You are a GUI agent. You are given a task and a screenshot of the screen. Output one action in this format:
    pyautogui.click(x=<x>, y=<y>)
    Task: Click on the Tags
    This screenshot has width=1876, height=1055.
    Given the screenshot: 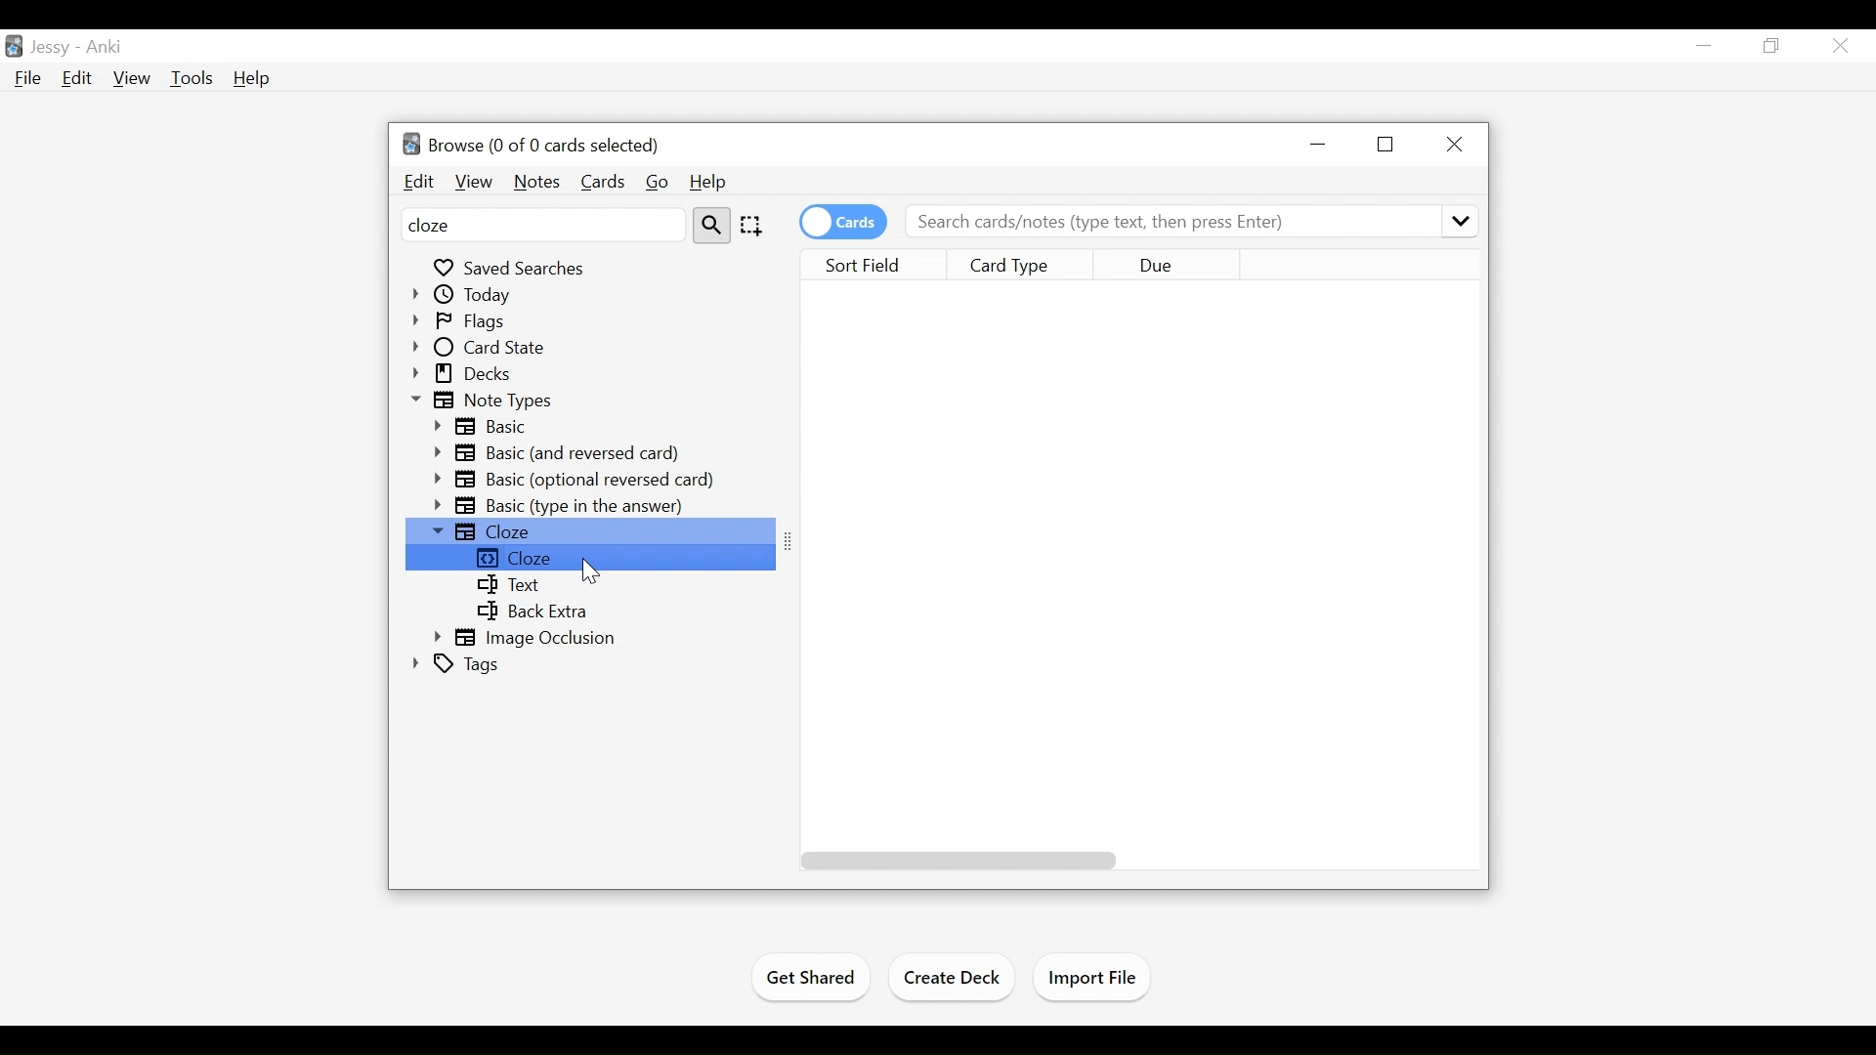 What is the action you would take?
    pyautogui.click(x=458, y=665)
    